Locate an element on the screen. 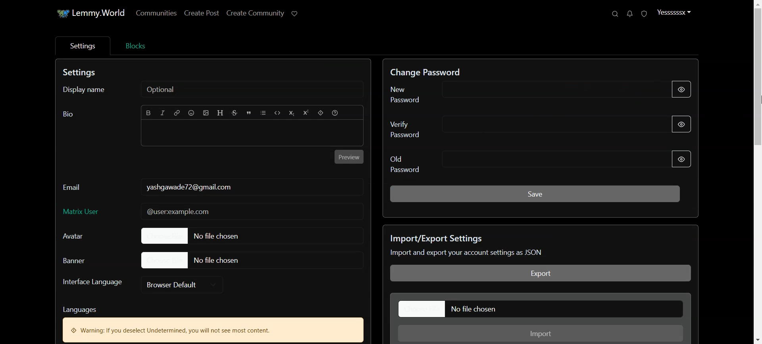 The width and height of the screenshot is (762, 344). Text is located at coordinates (468, 246).